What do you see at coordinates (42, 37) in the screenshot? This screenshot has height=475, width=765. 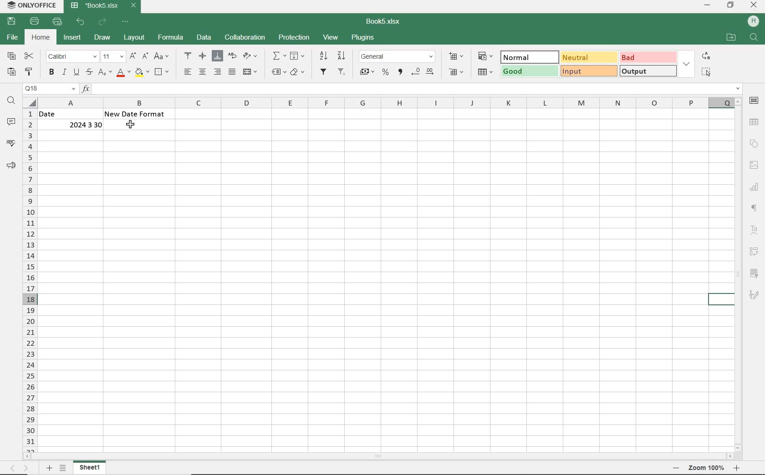 I see `HOME` at bounding box center [42, 37].